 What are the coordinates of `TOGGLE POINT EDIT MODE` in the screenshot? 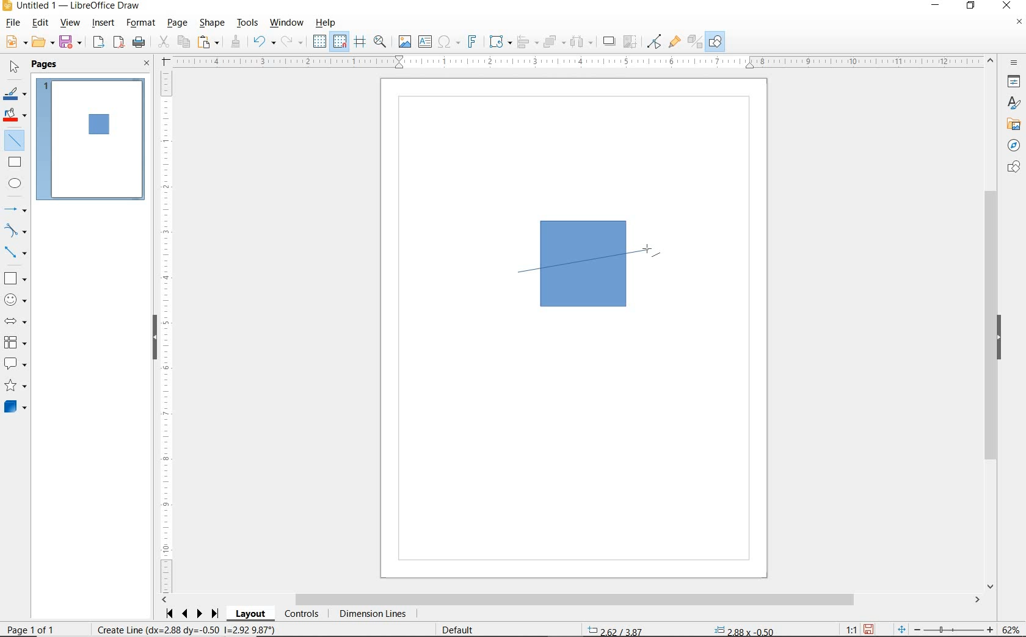 It's located at (655, 43).